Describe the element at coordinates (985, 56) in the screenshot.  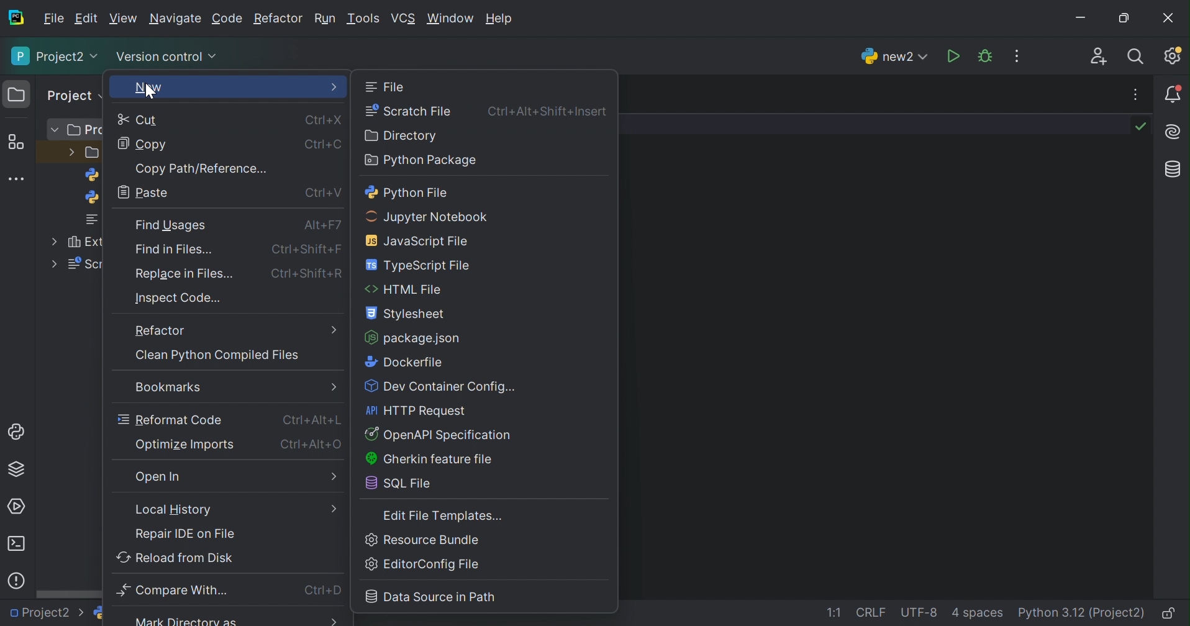
I see `Debug` at that location.